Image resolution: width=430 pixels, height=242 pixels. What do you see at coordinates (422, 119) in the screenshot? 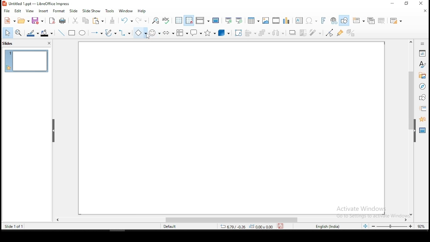
I see `animation` at bounding box center [422, 119].